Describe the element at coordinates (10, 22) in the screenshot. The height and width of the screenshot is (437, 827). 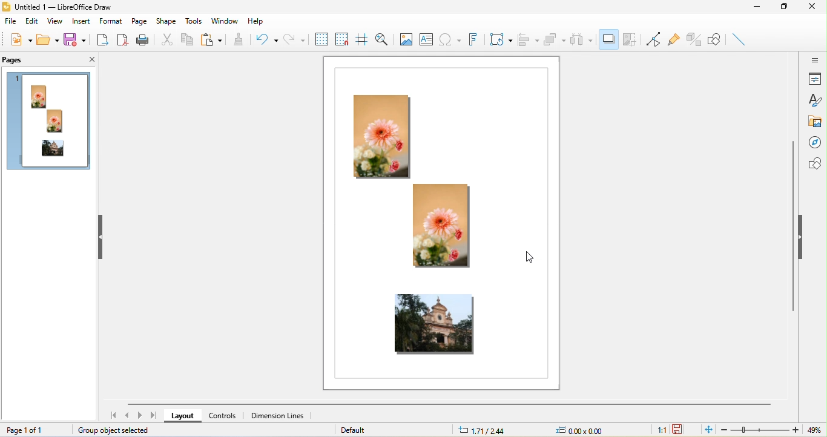
I see `file` at that location.